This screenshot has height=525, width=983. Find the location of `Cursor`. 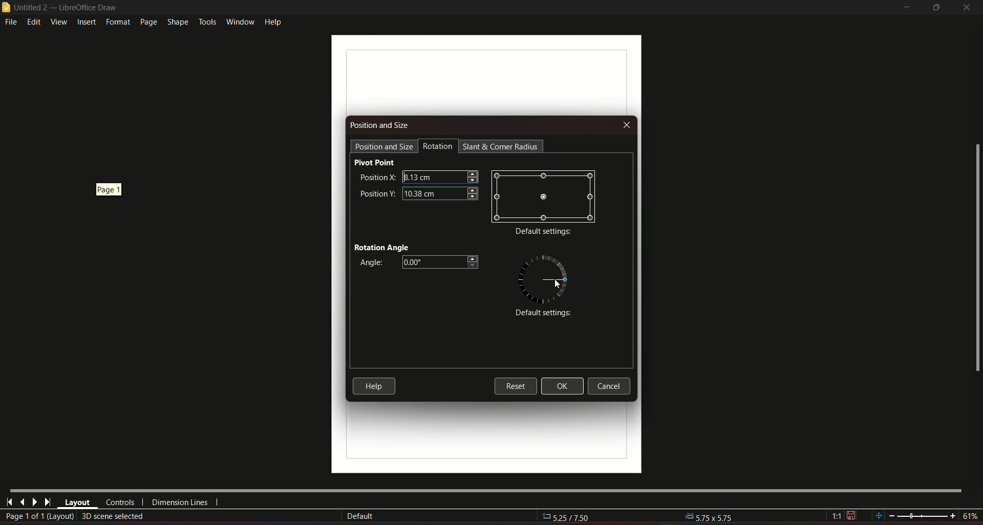

Cursor is located at coordinates (555, 285).